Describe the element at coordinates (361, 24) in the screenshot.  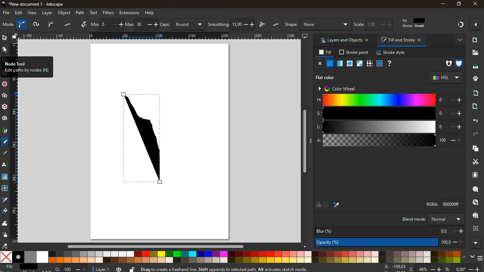
I see `edit` at that location.